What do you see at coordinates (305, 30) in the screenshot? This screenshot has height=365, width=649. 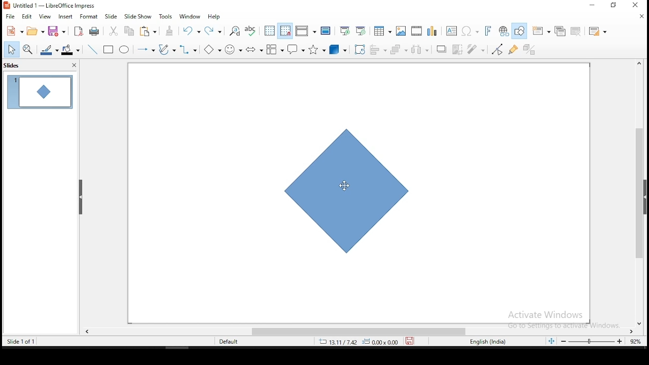 I see `display views` at bounding box center [305, 30].